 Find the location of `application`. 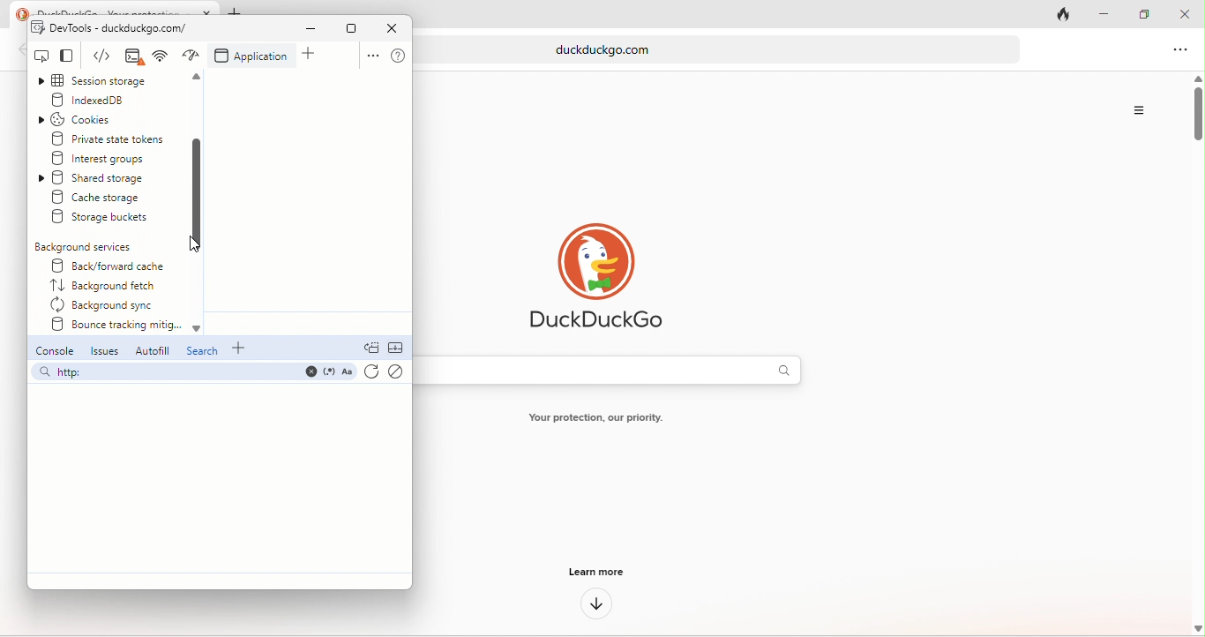

application is located at coordinates (252, 56).